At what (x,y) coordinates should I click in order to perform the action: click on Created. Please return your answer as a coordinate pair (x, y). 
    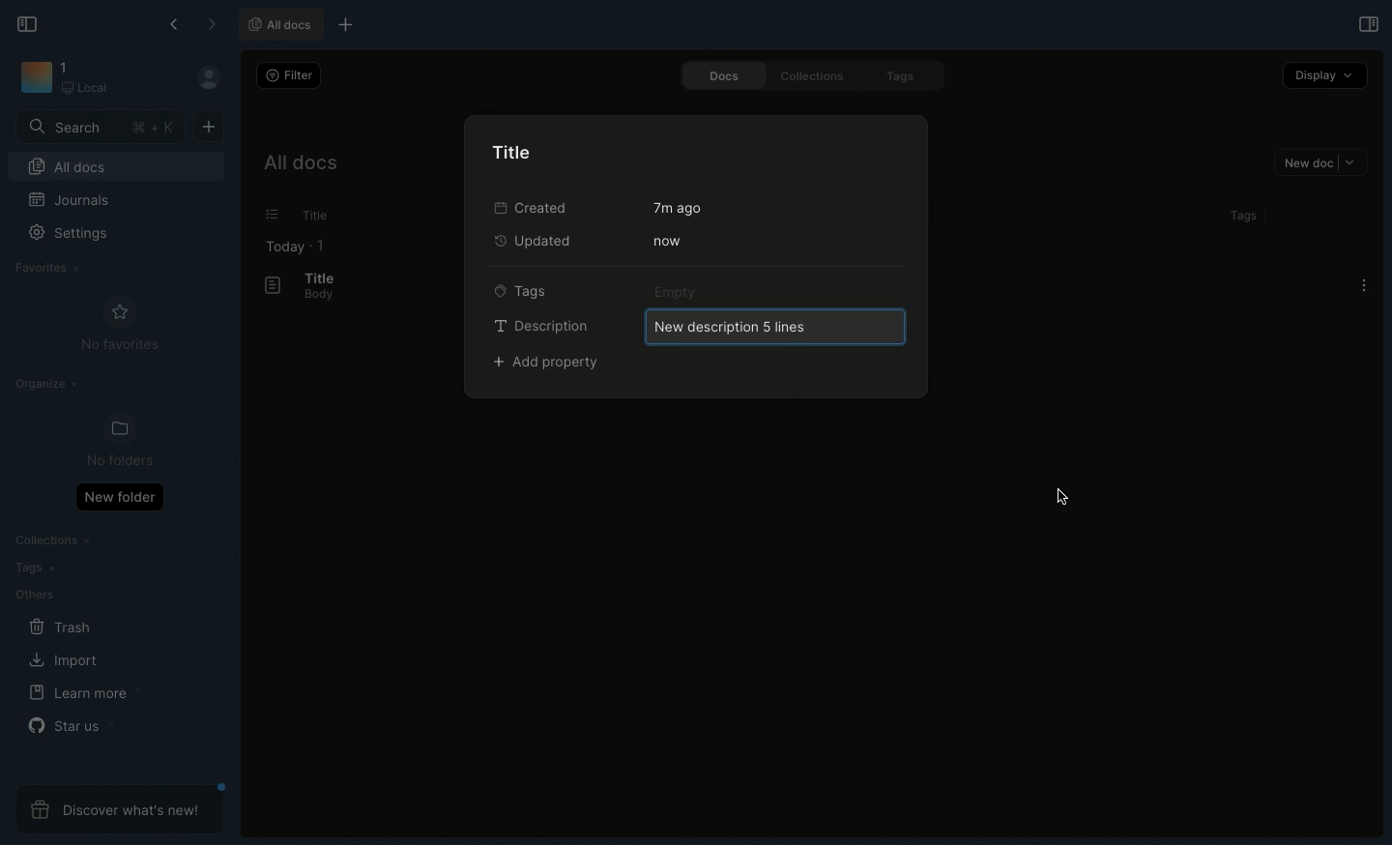
    Looking at the image, I should click on (528, 207).